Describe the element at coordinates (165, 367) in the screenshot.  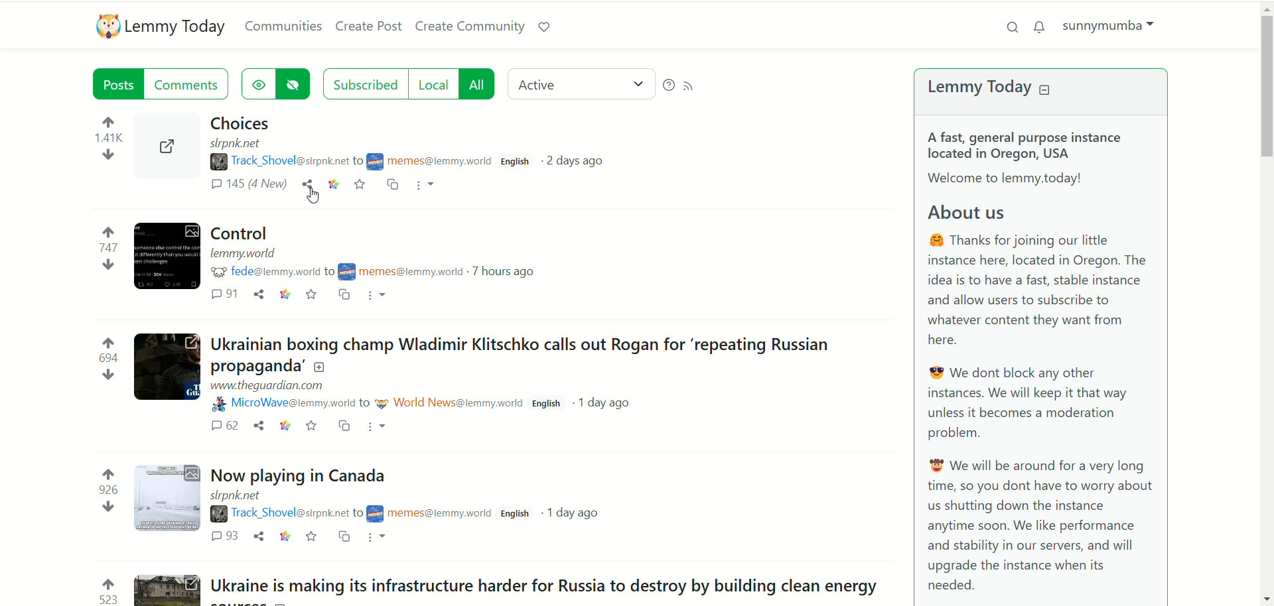
I see `Expand the post with the image` at that location.